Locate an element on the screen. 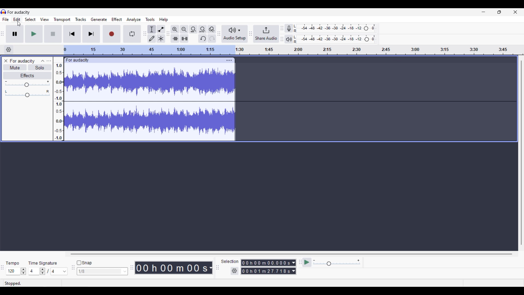 The height and width of the screenshot is (295, 524). Horizontal slide bar is located at coordinates (291, 254).